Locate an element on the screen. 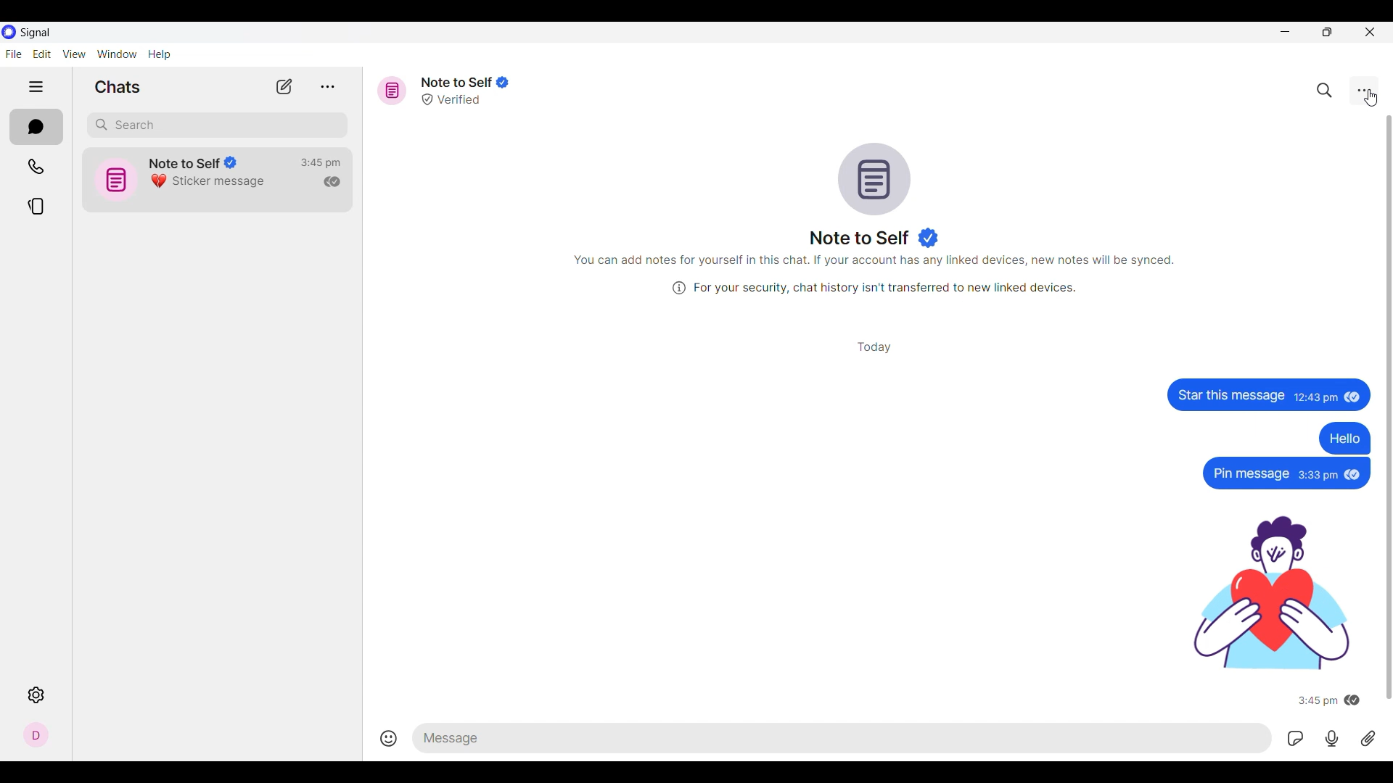  Section title is located at coordinates (118, 86).